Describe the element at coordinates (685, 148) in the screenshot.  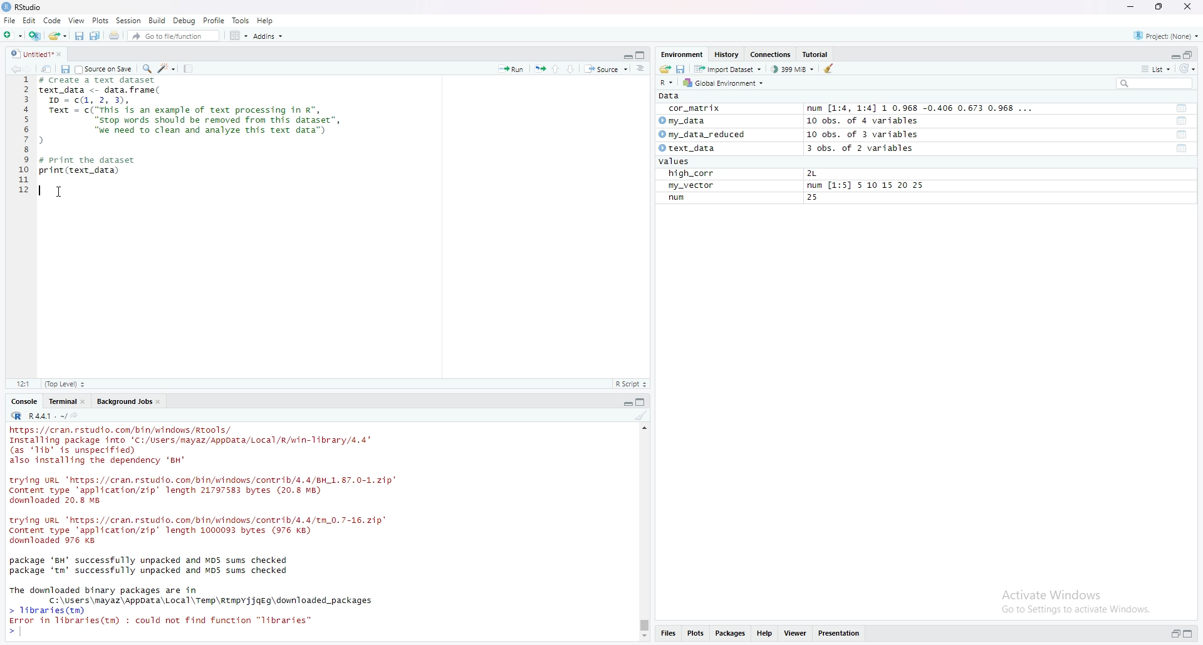
I see `text_data` at that location.